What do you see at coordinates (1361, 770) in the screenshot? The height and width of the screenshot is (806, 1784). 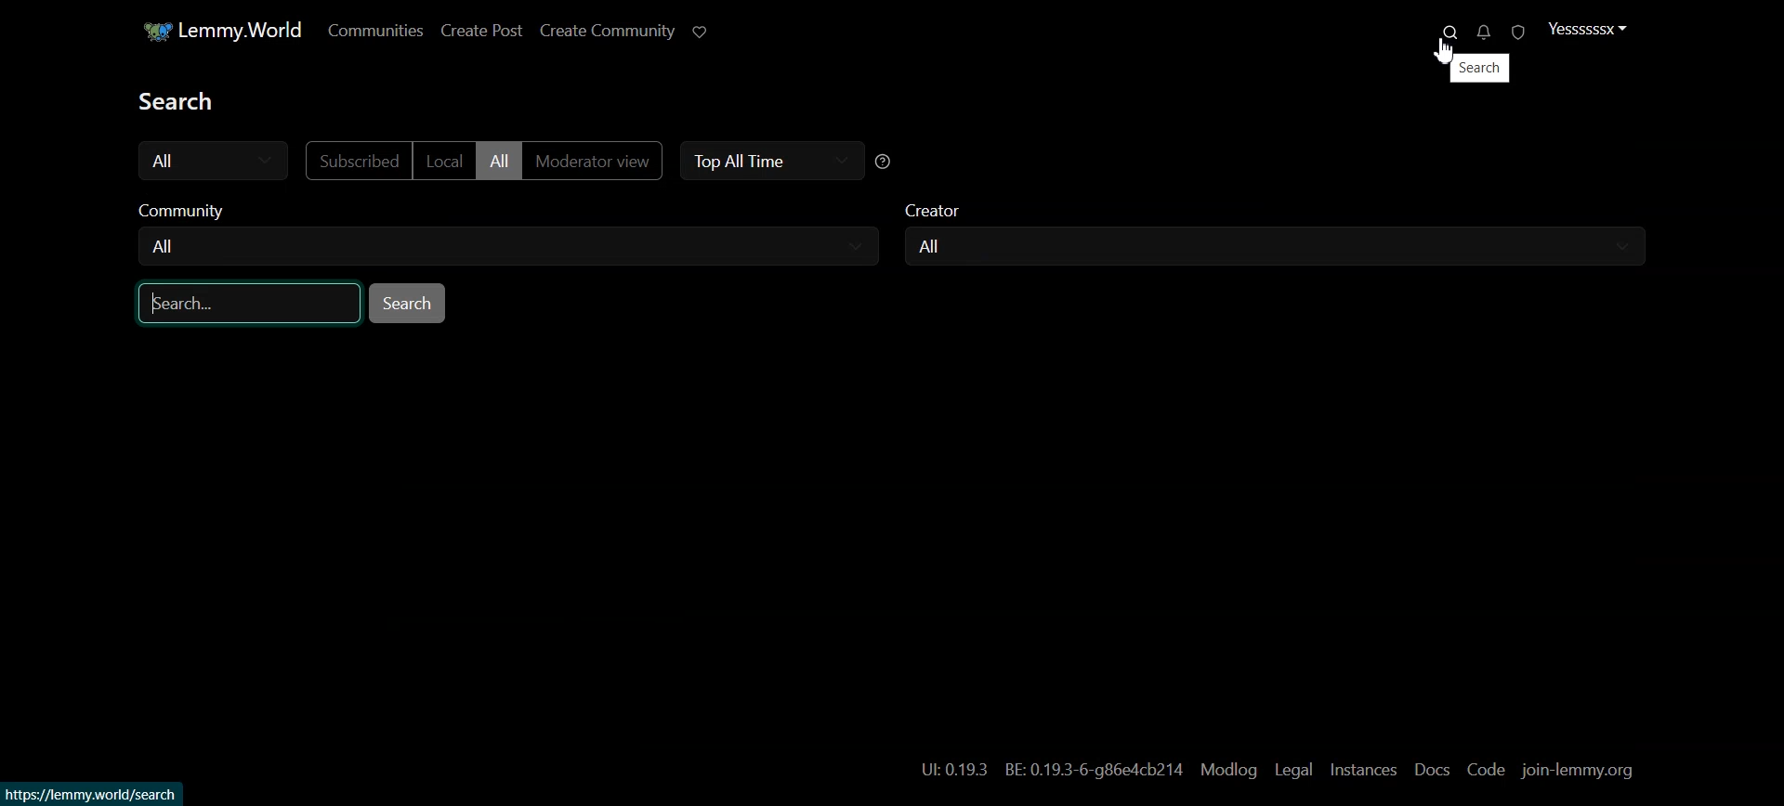 I see `Instances` at bounding box center [1361, 770].